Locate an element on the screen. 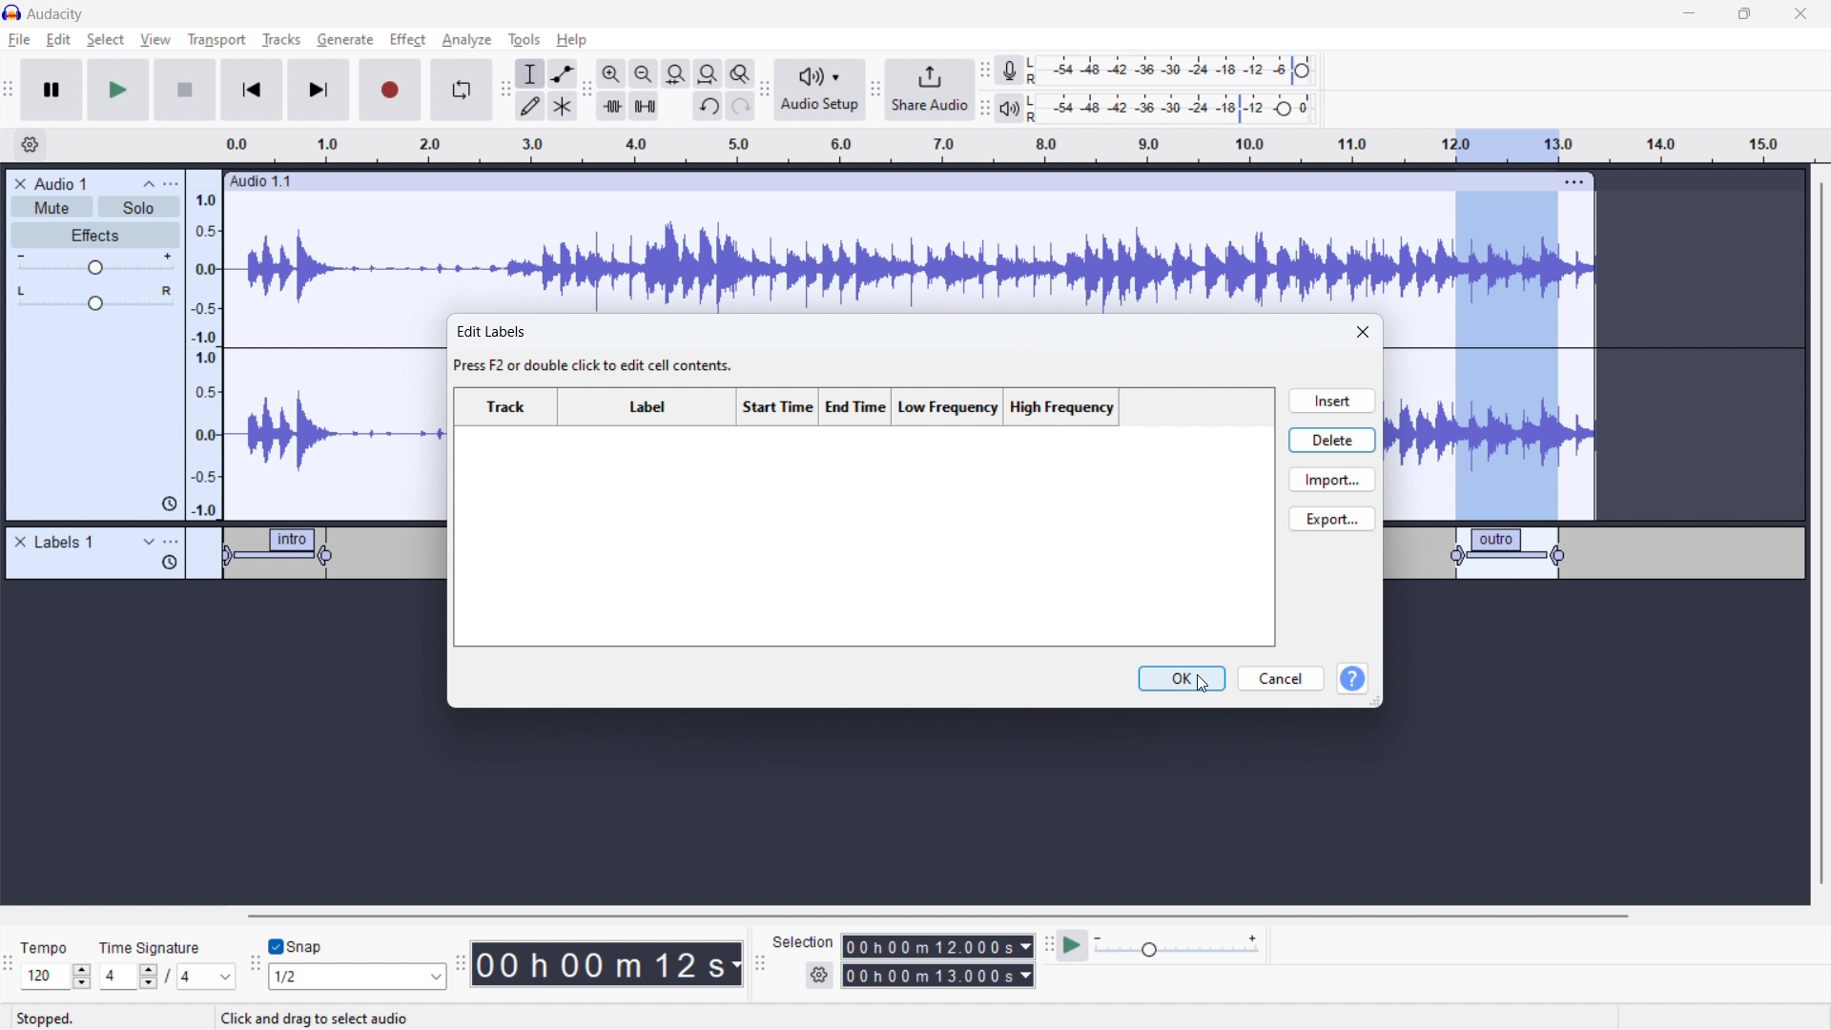 The width and height of the screenshot is (1831, 1030). end time is located at coordinates (859, 406).